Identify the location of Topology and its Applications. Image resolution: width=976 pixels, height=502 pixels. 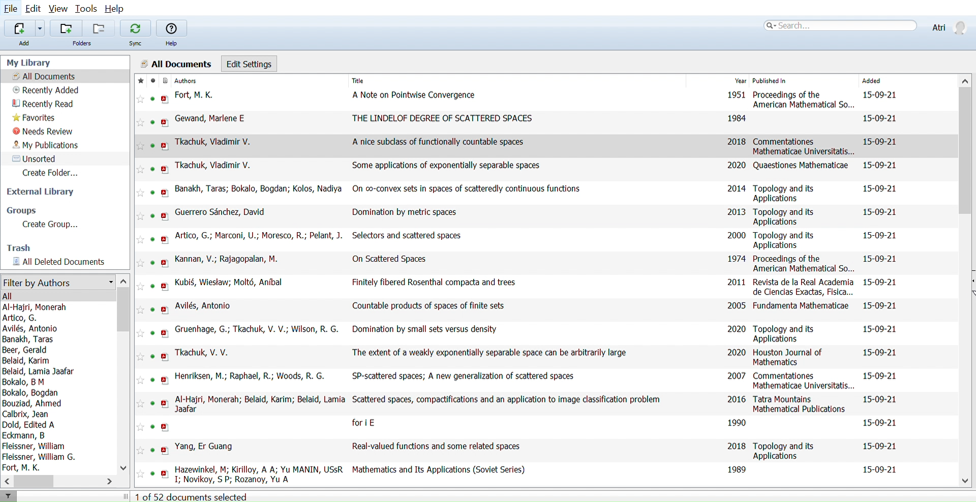
(787, 451).